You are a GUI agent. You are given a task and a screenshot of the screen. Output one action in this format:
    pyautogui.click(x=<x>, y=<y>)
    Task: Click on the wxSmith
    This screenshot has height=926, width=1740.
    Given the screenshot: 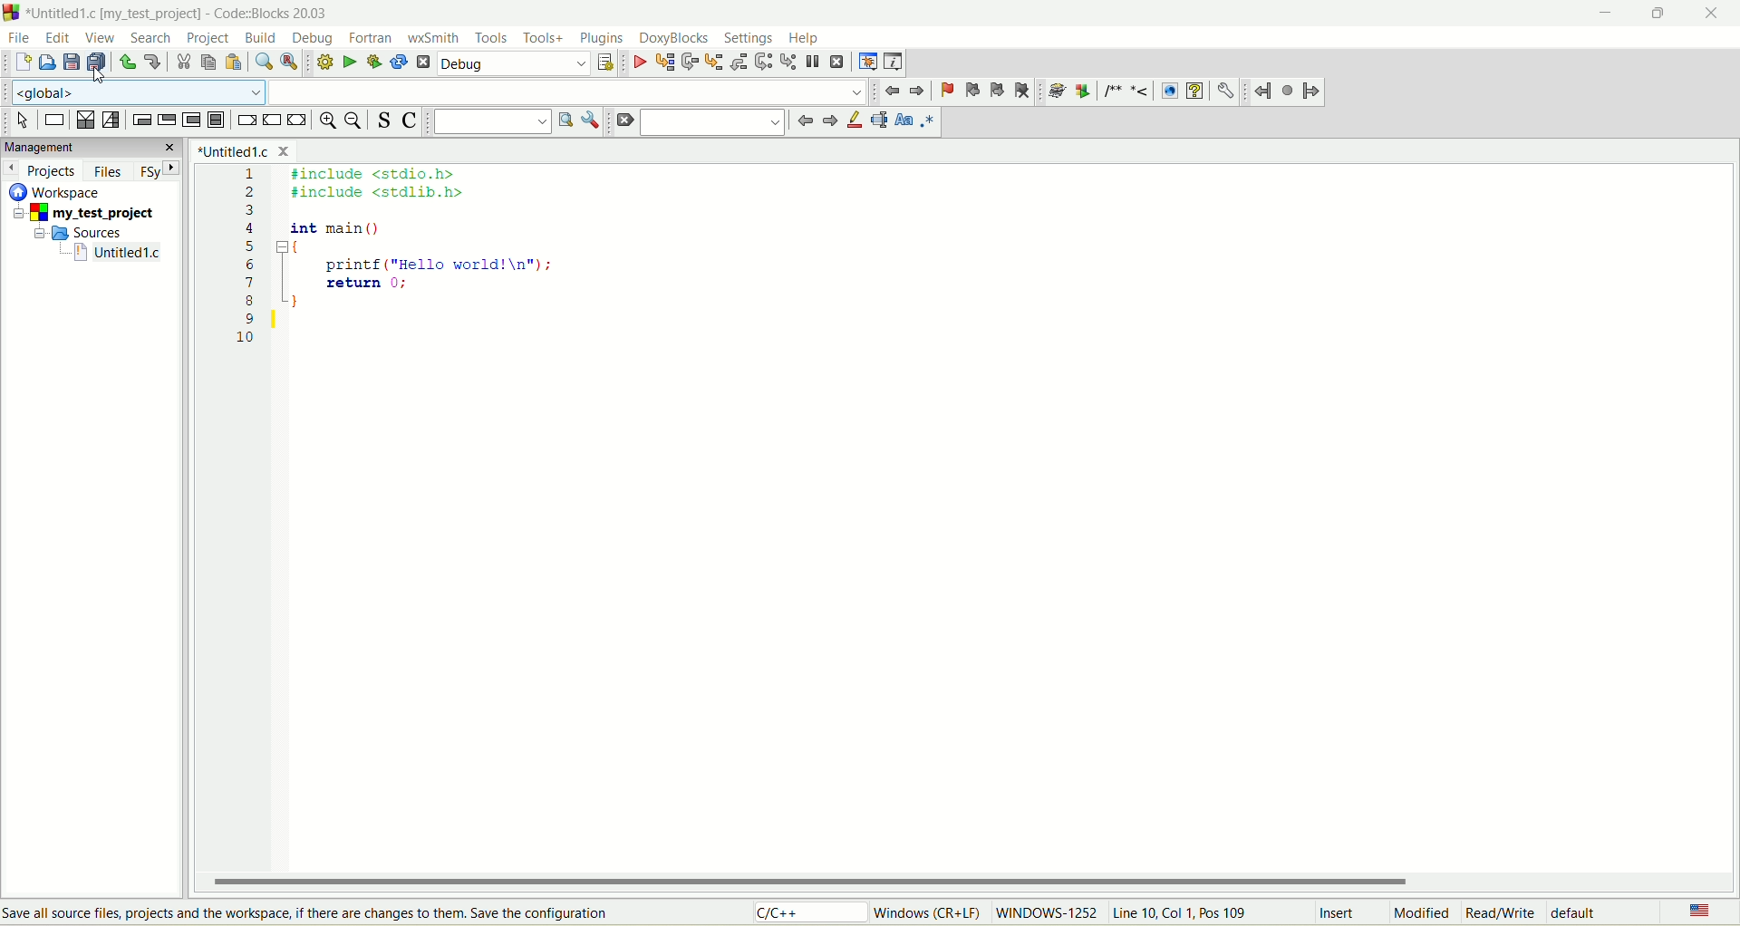 What is the action you would take?
    pyautogui.click(x=436, y=36)
    